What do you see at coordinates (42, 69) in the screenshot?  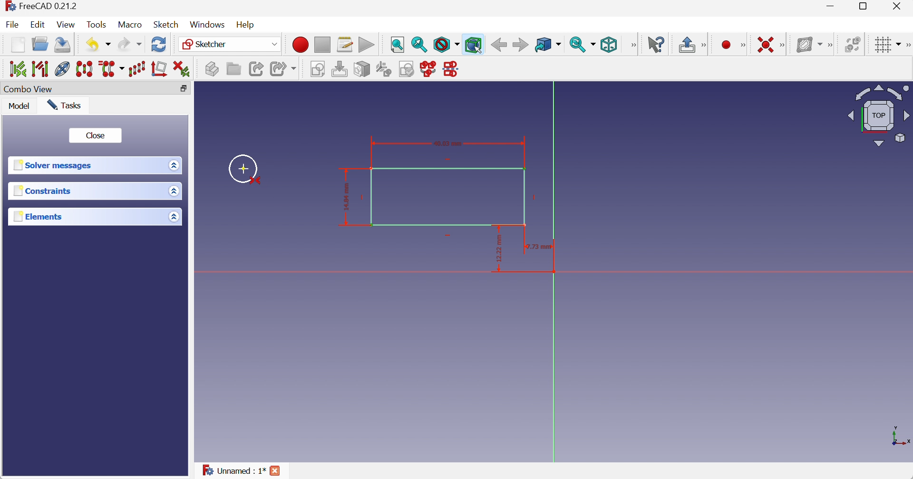 I see `Select associated geometry` at bounding box center [42, 69].